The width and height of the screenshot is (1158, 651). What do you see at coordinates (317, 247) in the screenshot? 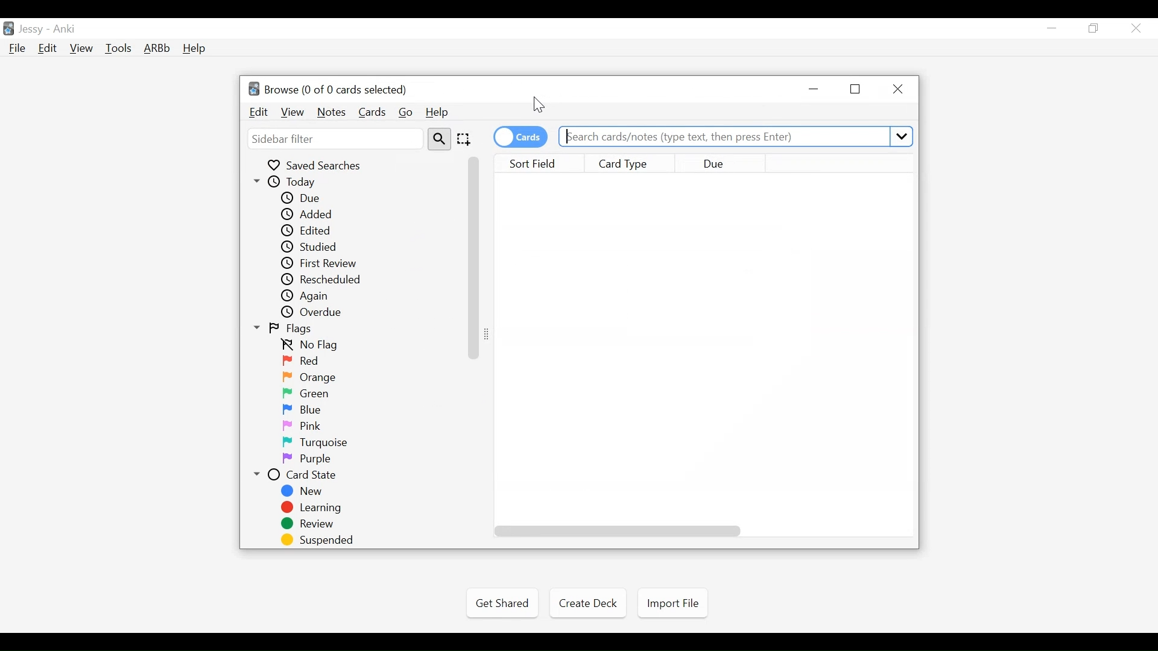
I see `Studied` at bounding box center [317, 247].